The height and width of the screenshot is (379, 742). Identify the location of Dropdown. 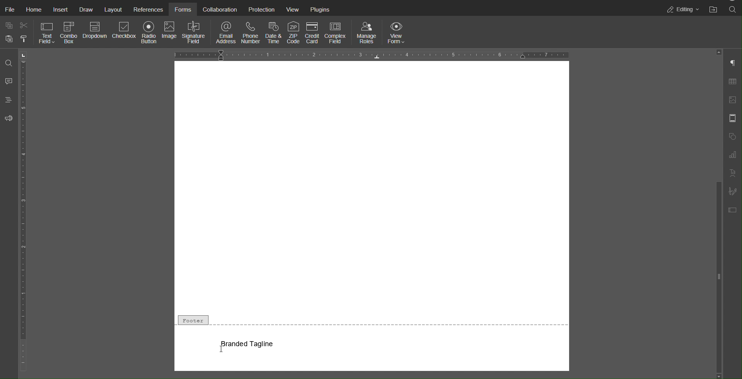
(95, 34).